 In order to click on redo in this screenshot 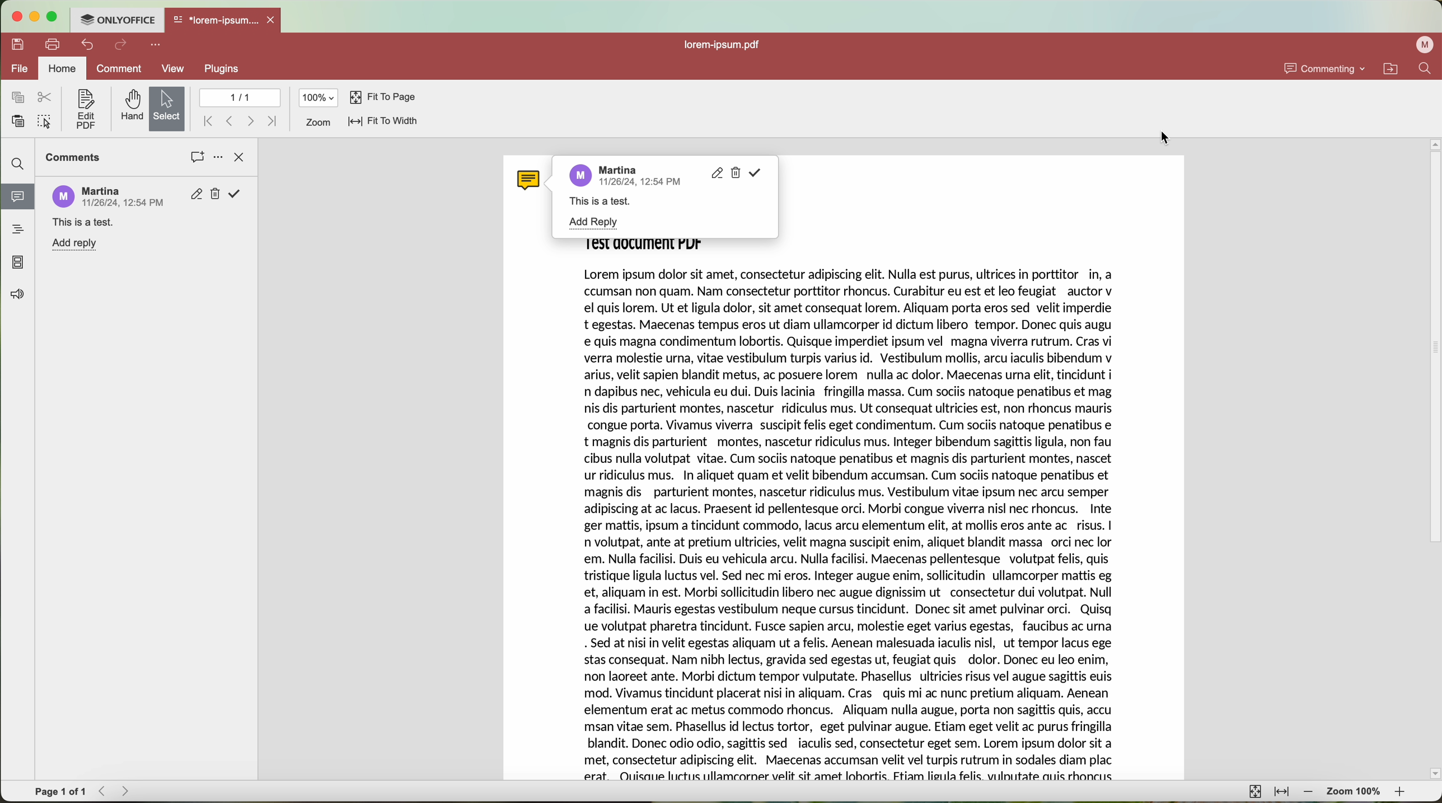, I will do `click(121, 46)`.